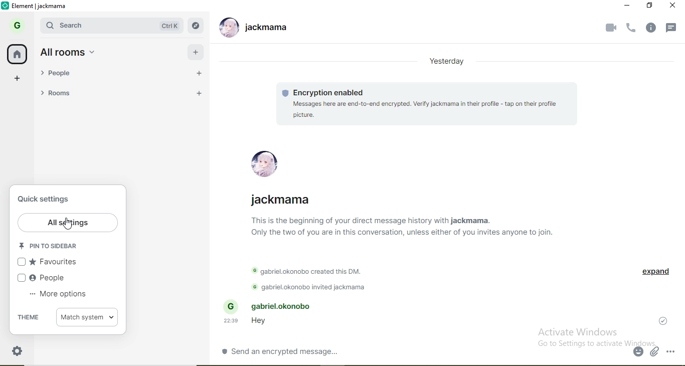 This screenshot has width=685, height=366. Describe the element at coordinates (610, 29) in the screenshot. I see `video call` at that location.